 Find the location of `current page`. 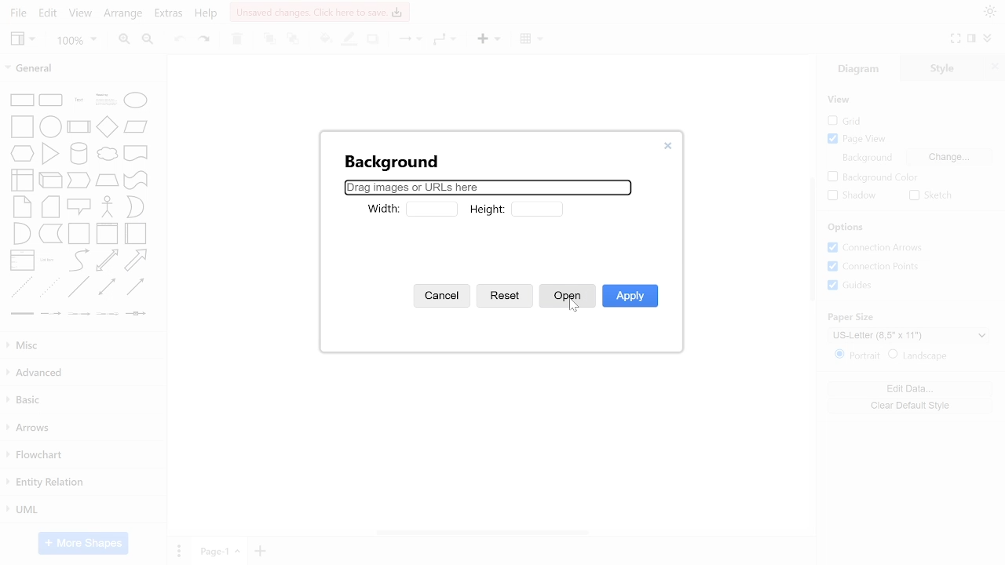

current page is located at coordinates (218, 551).